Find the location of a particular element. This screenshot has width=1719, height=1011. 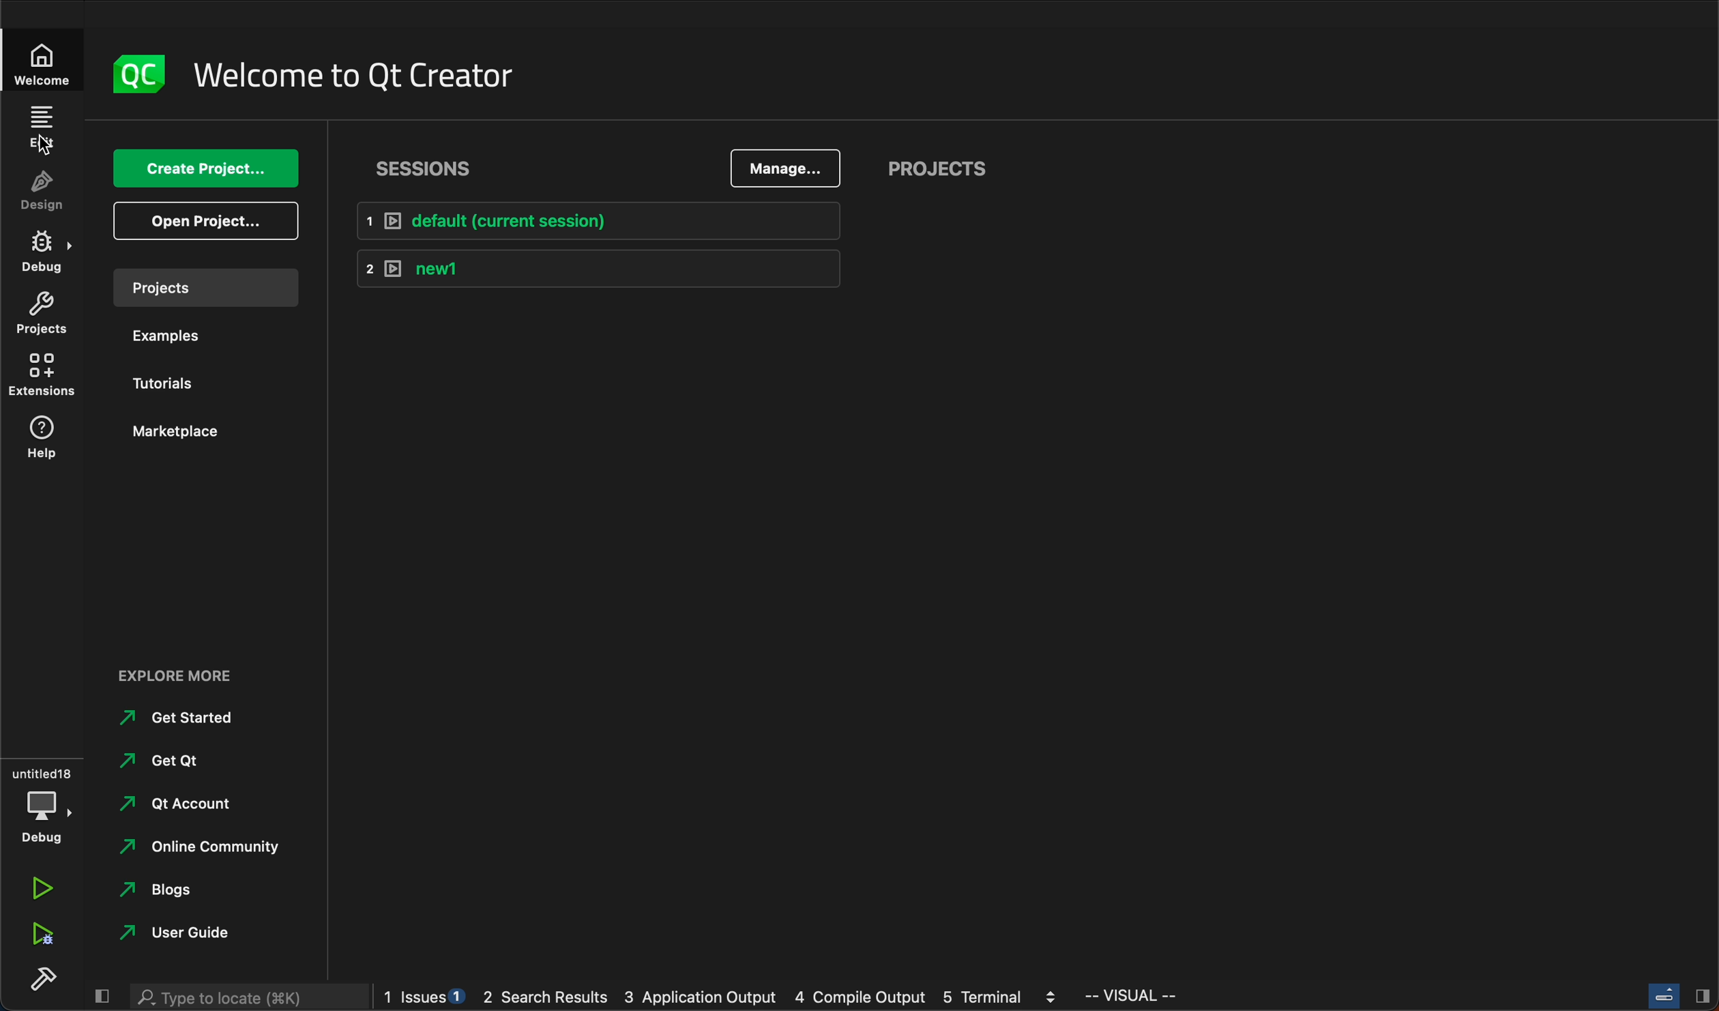

explore more is located at coordinates (179, 676).